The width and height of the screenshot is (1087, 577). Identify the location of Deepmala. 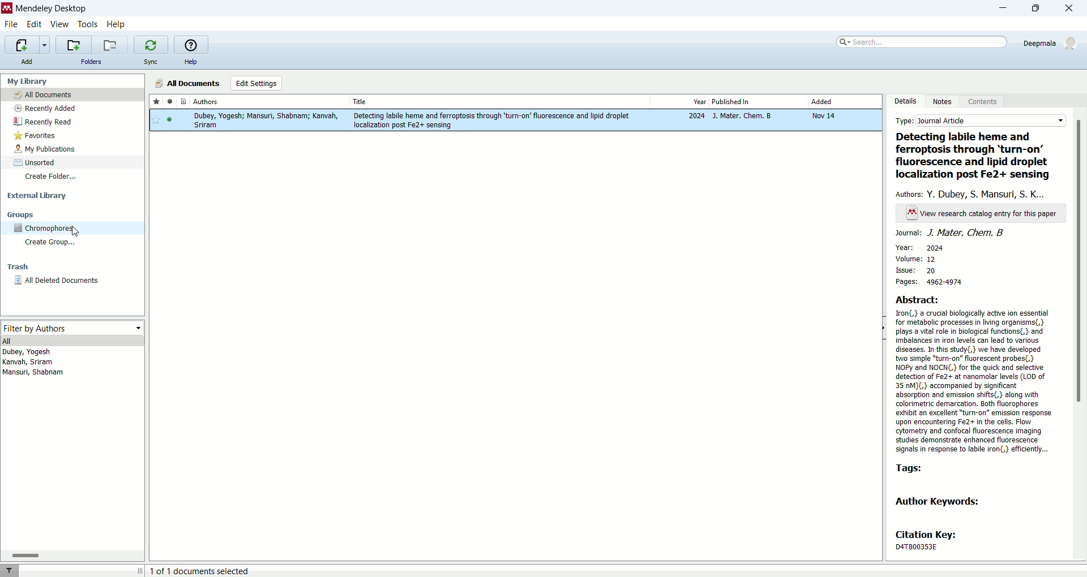
(1051, 41).